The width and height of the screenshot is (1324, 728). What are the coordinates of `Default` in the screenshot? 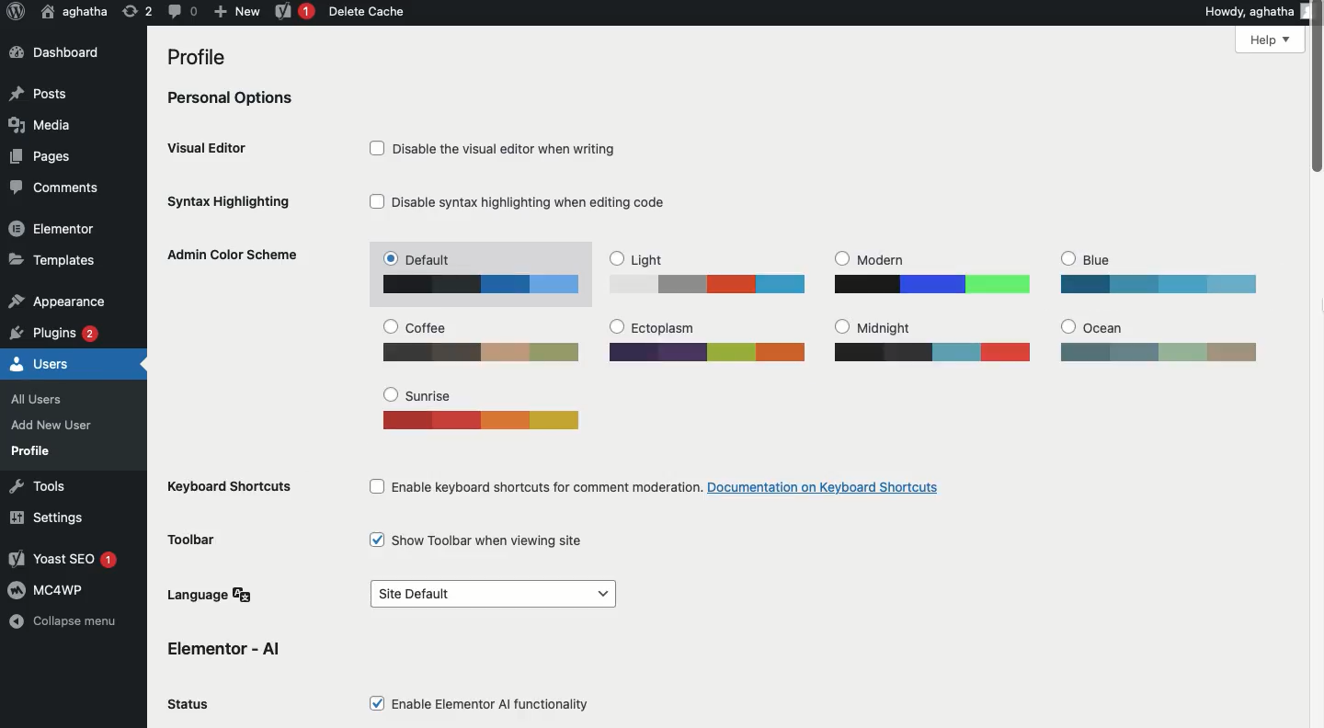 It's located at (475, 273).